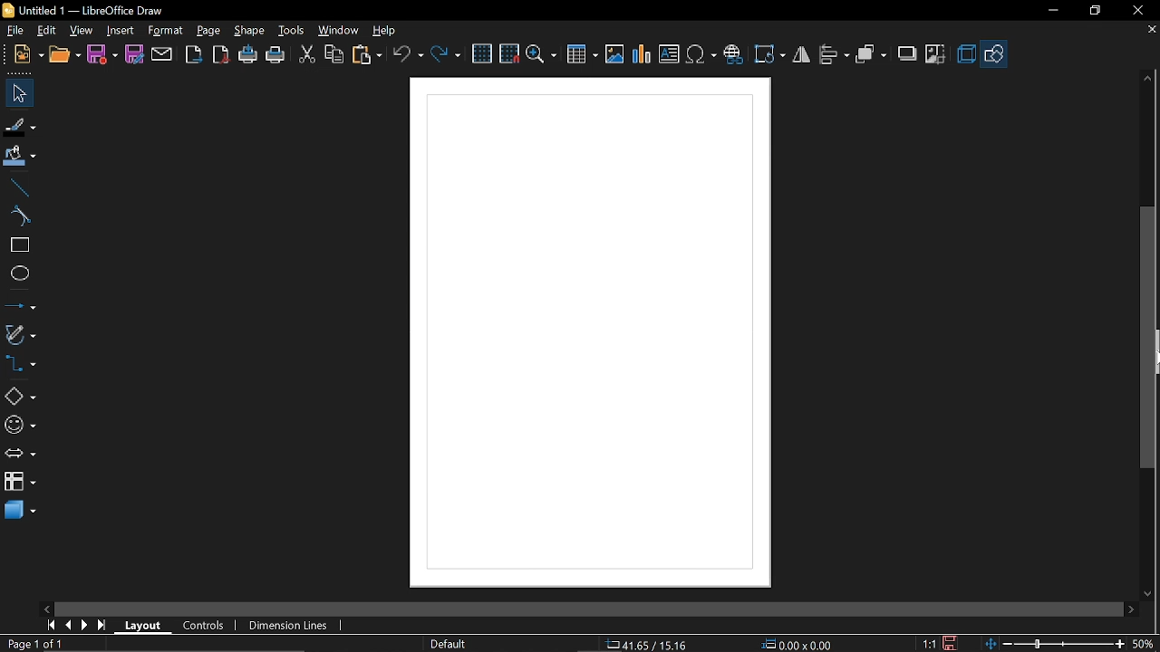 Image resolution: width=1160 pixels, height=652 pixels. Describe the element at coordinates (965, 54) in the screenshot. I see `3d effect` at that location.